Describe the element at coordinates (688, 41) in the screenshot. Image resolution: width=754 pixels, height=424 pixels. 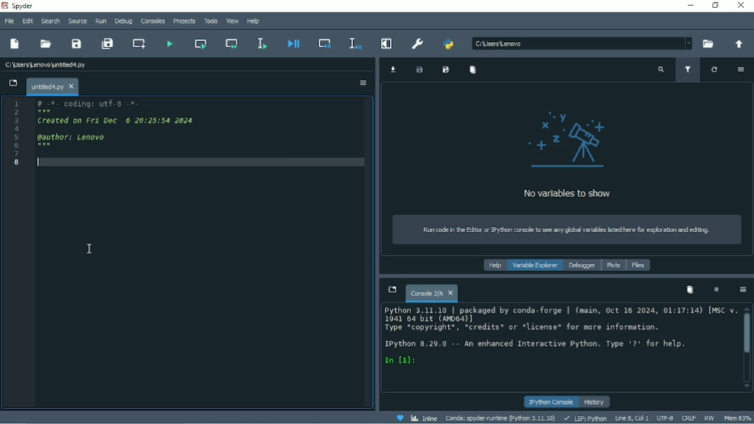
I see `dropdown` at that location.